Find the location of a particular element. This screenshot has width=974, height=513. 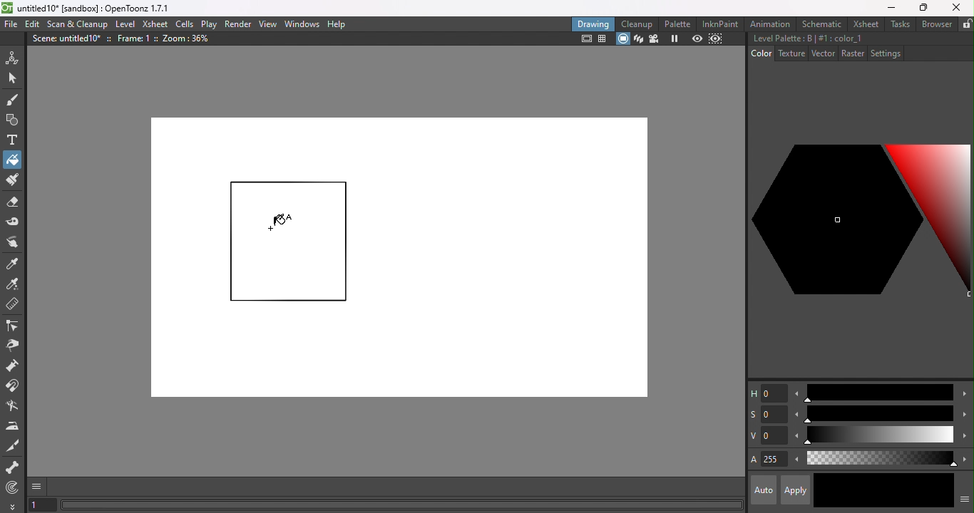

Edit is located at coordinates (31, 25).